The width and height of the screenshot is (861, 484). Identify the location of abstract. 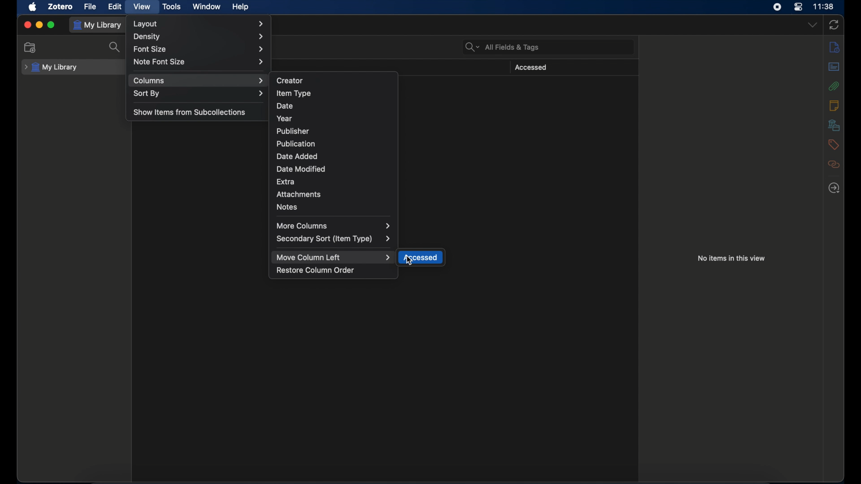
(834, 67).